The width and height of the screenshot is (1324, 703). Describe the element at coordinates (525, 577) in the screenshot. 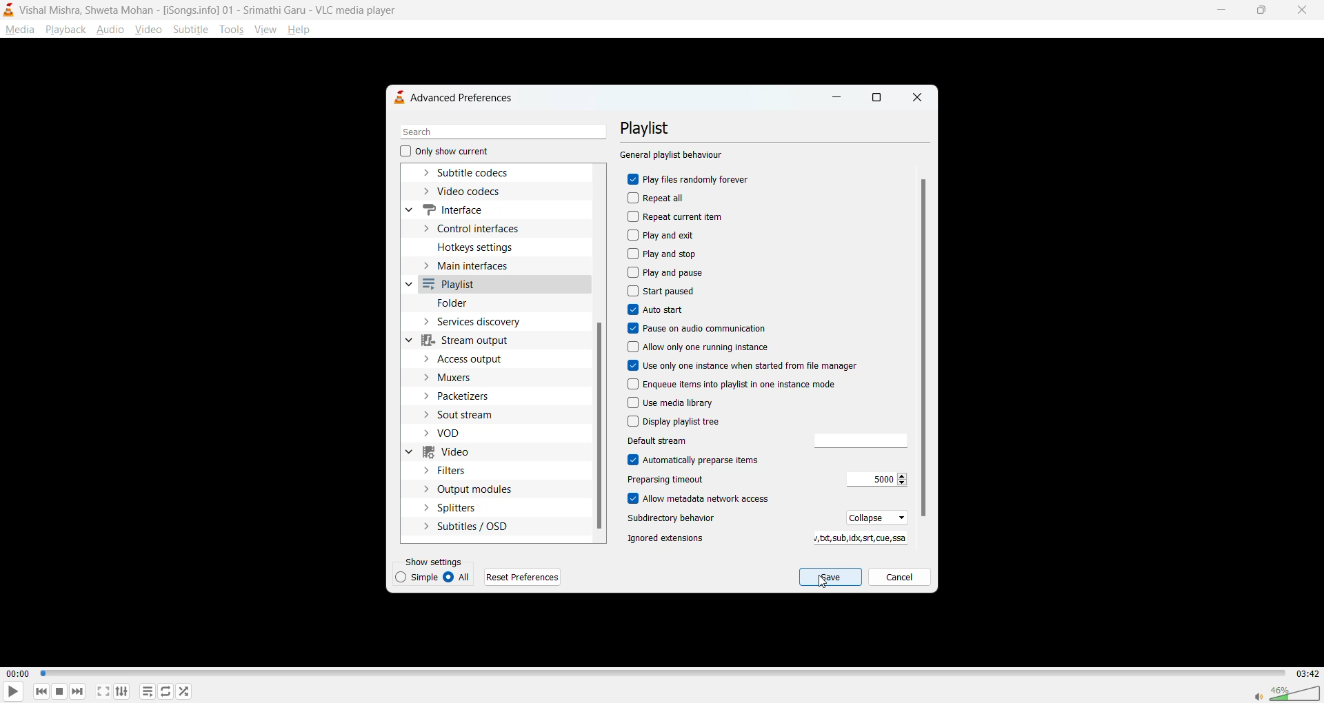

I see `reset preferences` at that location.